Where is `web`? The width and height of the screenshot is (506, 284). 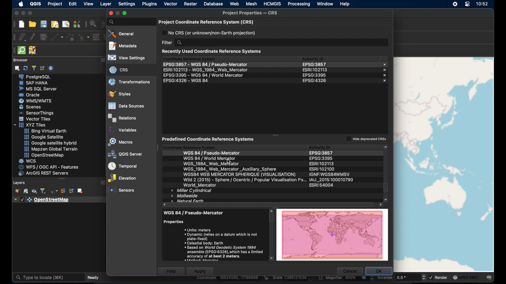 web is located at coordinates (235, 4).